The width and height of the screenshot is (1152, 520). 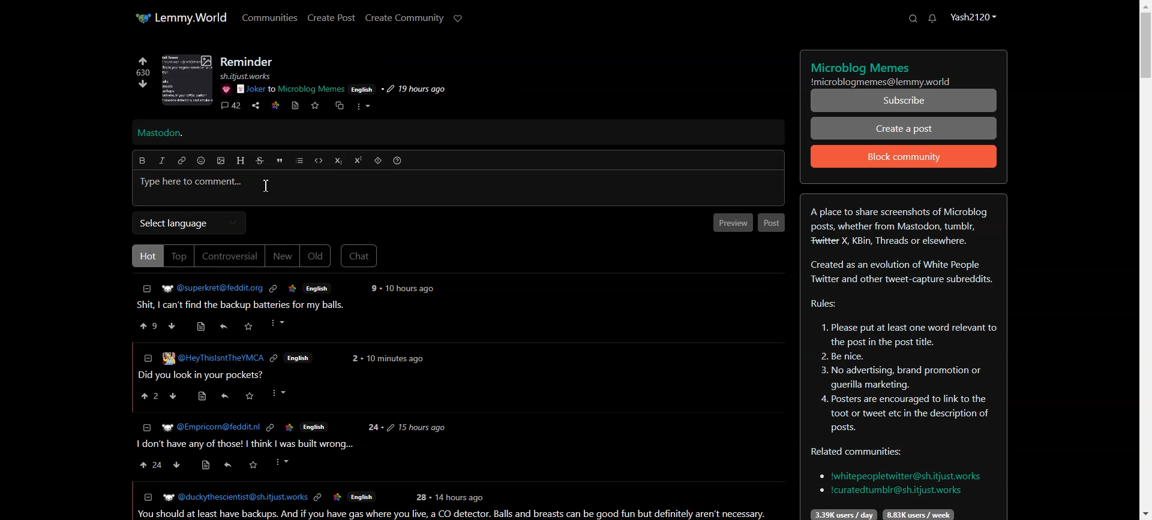 I want to click on Text, so click(x=160, y=134).